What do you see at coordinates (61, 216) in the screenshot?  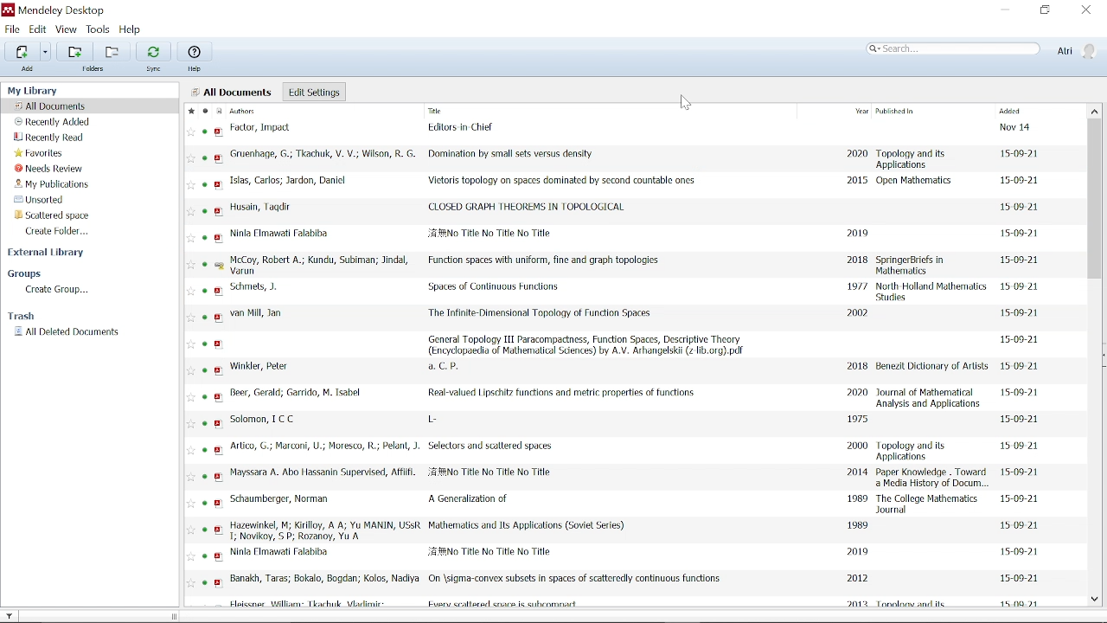 I see `Folder titled "Scattered space"` at bounding box center [61, 216].